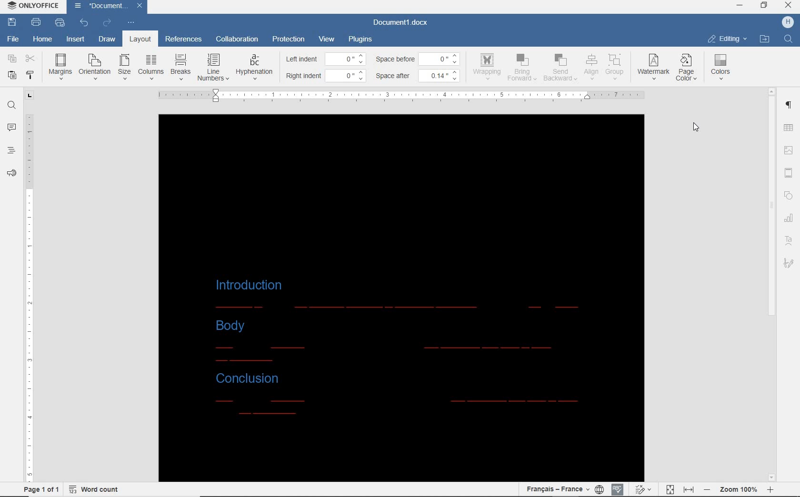 The width and height of the screenshot is (800, 497). I want to click on text art, so click(789, 240).